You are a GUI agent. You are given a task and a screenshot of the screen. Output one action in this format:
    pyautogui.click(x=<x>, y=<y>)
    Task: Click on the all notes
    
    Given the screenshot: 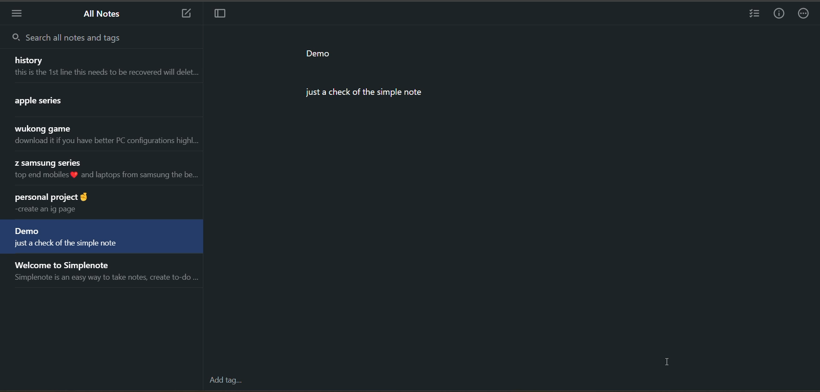 What is the action you would take?
    pyautogui.click(x=104, y=15)
    